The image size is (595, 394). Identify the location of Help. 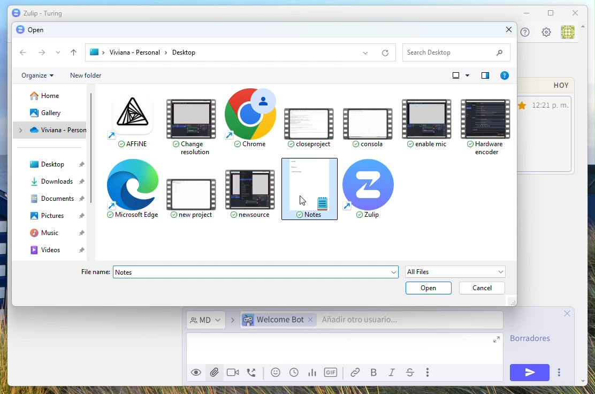
(504, 75).